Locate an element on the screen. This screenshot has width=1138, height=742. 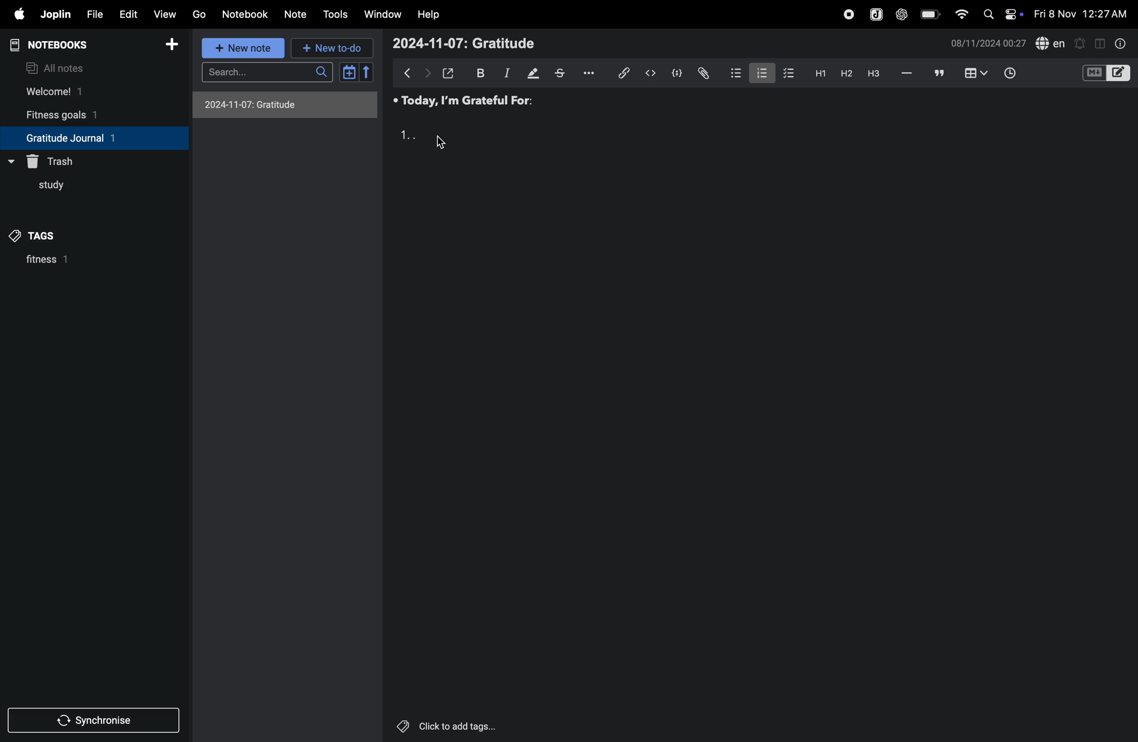
strike through is located at coordinates (564, 74).